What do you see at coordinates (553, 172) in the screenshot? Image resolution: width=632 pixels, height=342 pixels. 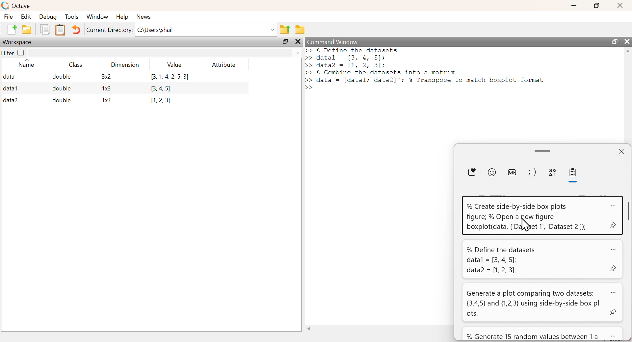 I see `special characters` at bounding box center [553, 172].